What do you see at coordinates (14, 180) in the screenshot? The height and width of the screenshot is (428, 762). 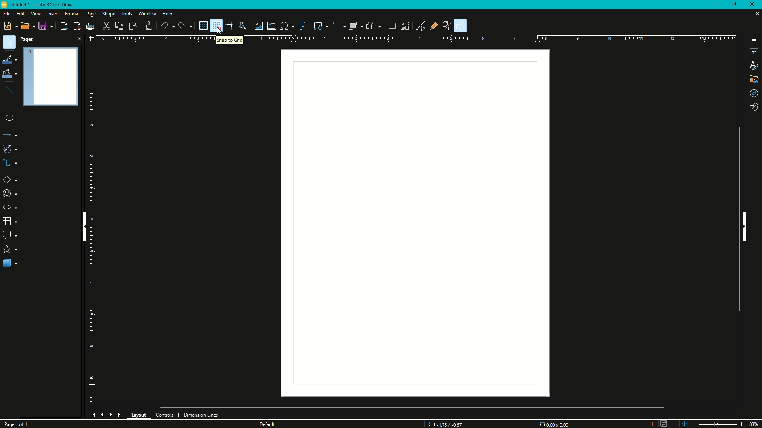 I see `Basic Shapes` at bounding box center [14, 180].